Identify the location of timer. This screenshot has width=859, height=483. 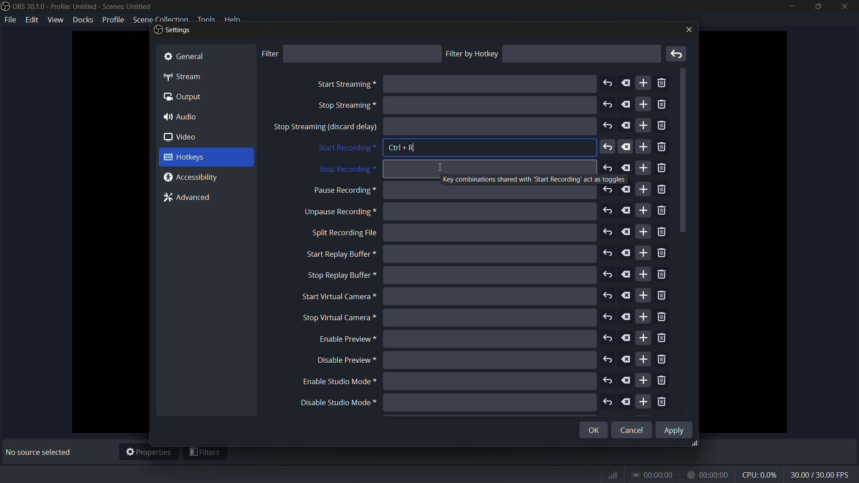
(668, 475).